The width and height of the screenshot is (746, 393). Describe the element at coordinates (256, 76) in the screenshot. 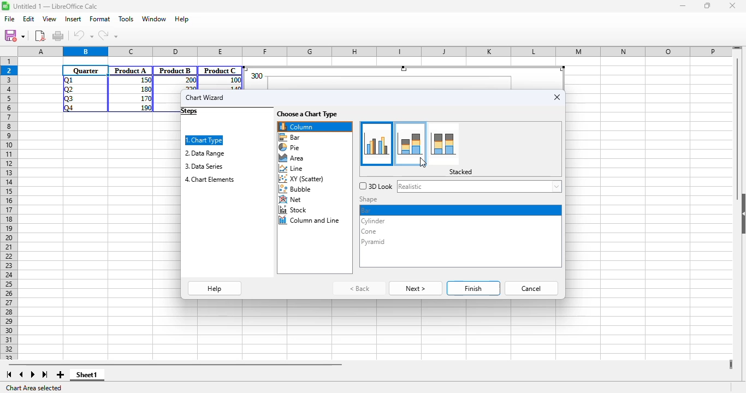

I see `300` at that location.